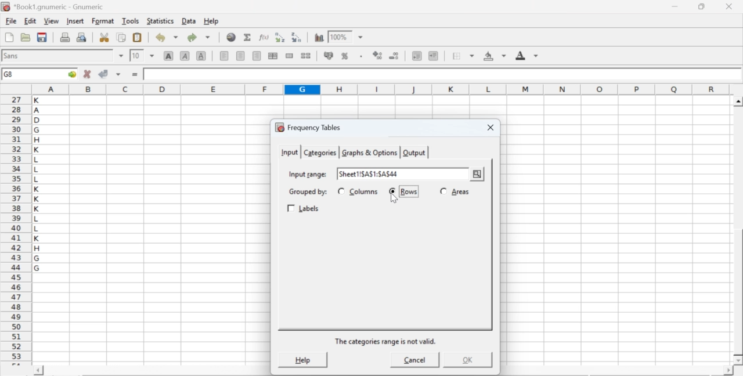 This screenshot has height=376, width=743. Describe the element at coordinates (319, 153) in the screenshot. I see `categories` at that location.